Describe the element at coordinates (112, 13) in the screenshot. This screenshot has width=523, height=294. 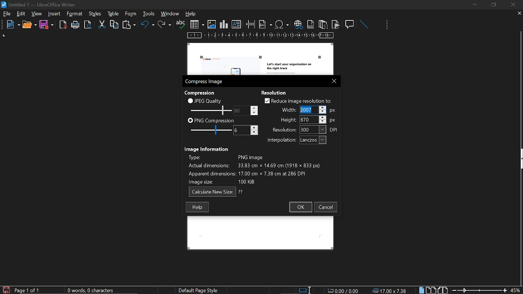
I see `styles` at that location.